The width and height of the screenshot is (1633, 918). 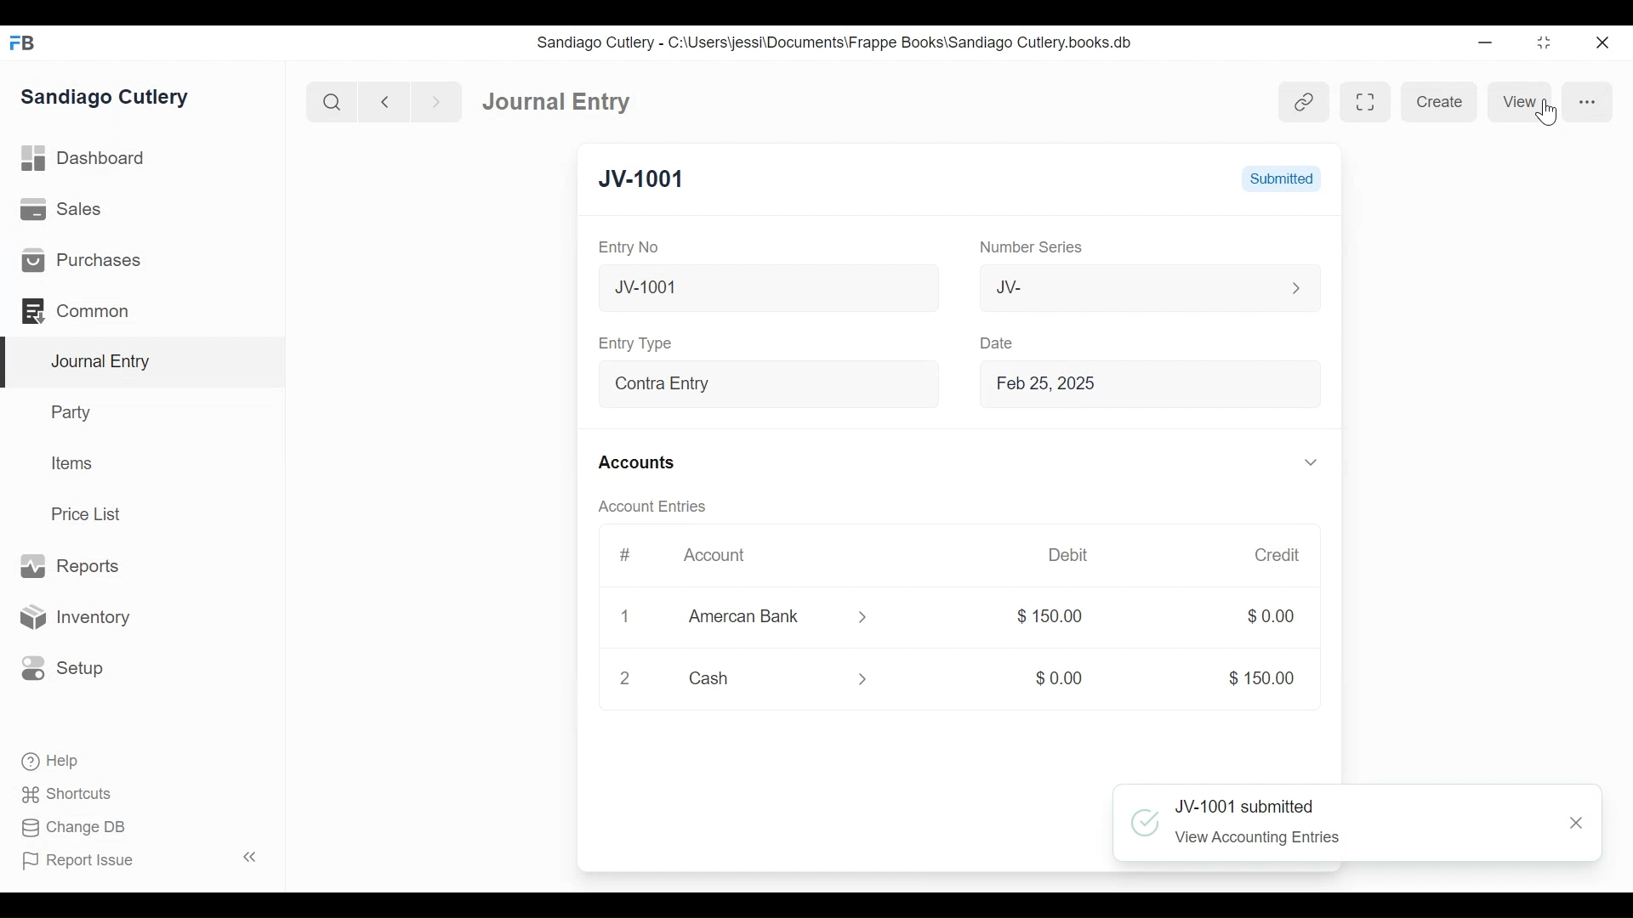 I want to click on Help, so click(x=48, y=760).